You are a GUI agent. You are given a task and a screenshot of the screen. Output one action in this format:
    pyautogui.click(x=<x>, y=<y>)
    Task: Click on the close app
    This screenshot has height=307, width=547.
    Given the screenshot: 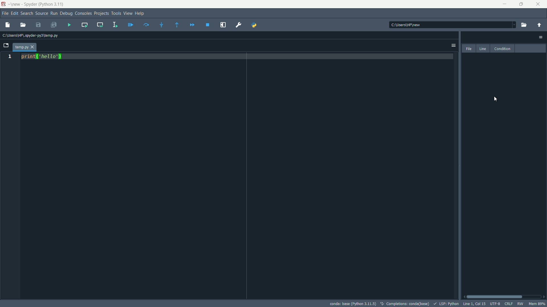 What is the action you would take?
    pyautogui.click(x=539, y=4)
    